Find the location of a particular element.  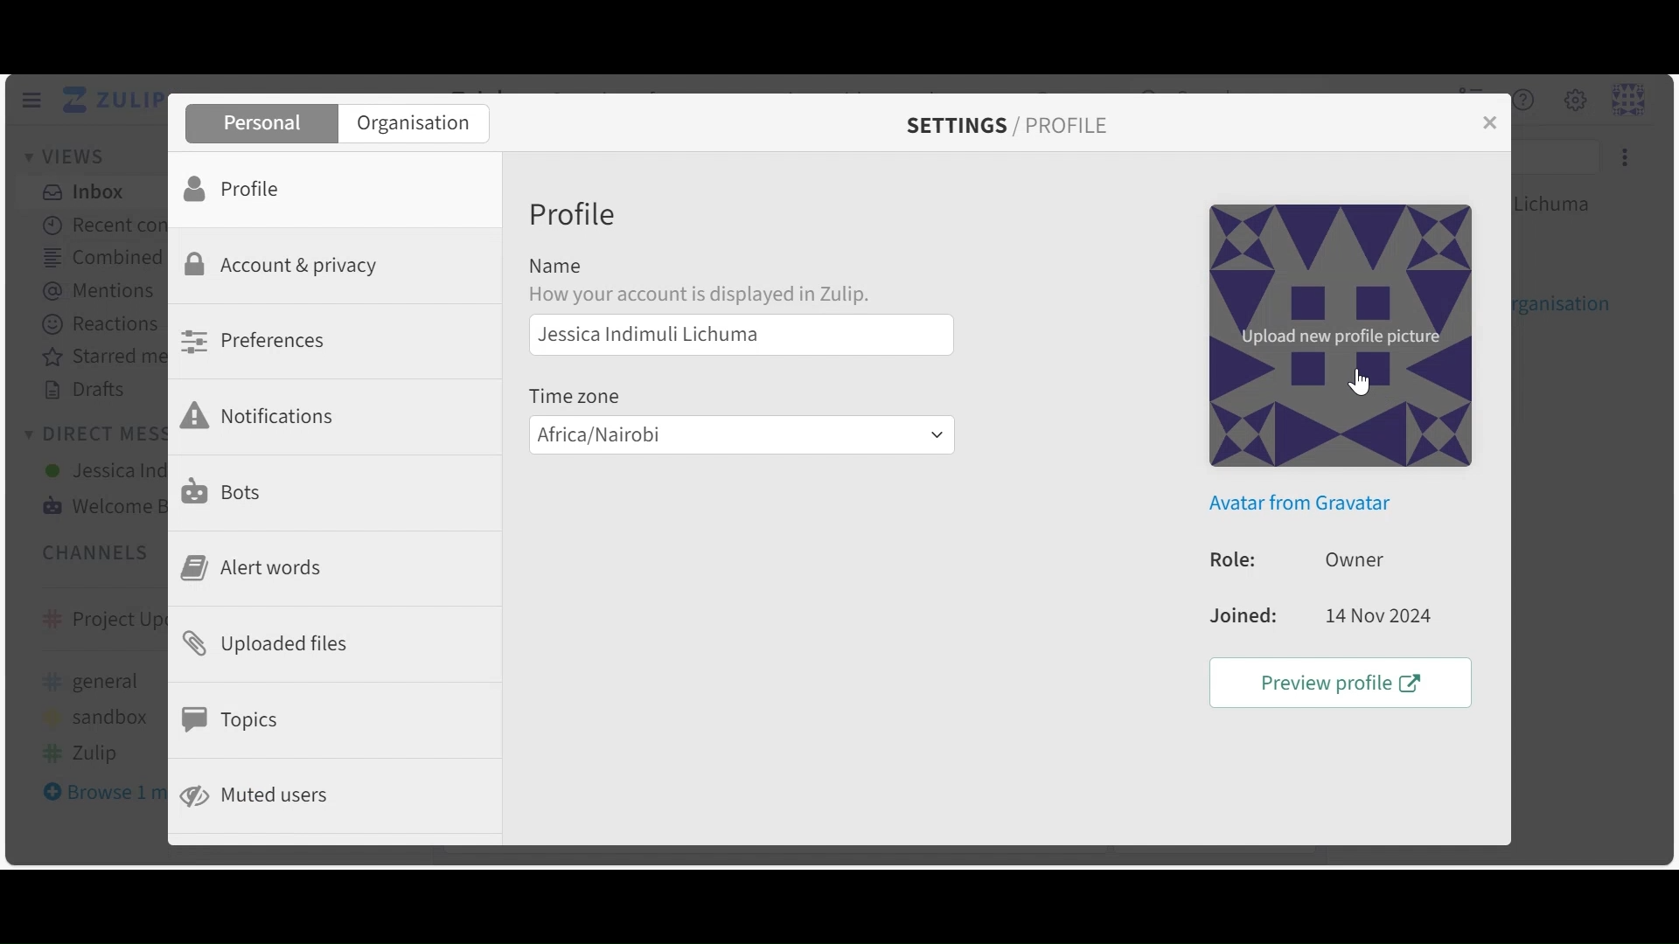

cursor is located at coordinates (1364, 384).